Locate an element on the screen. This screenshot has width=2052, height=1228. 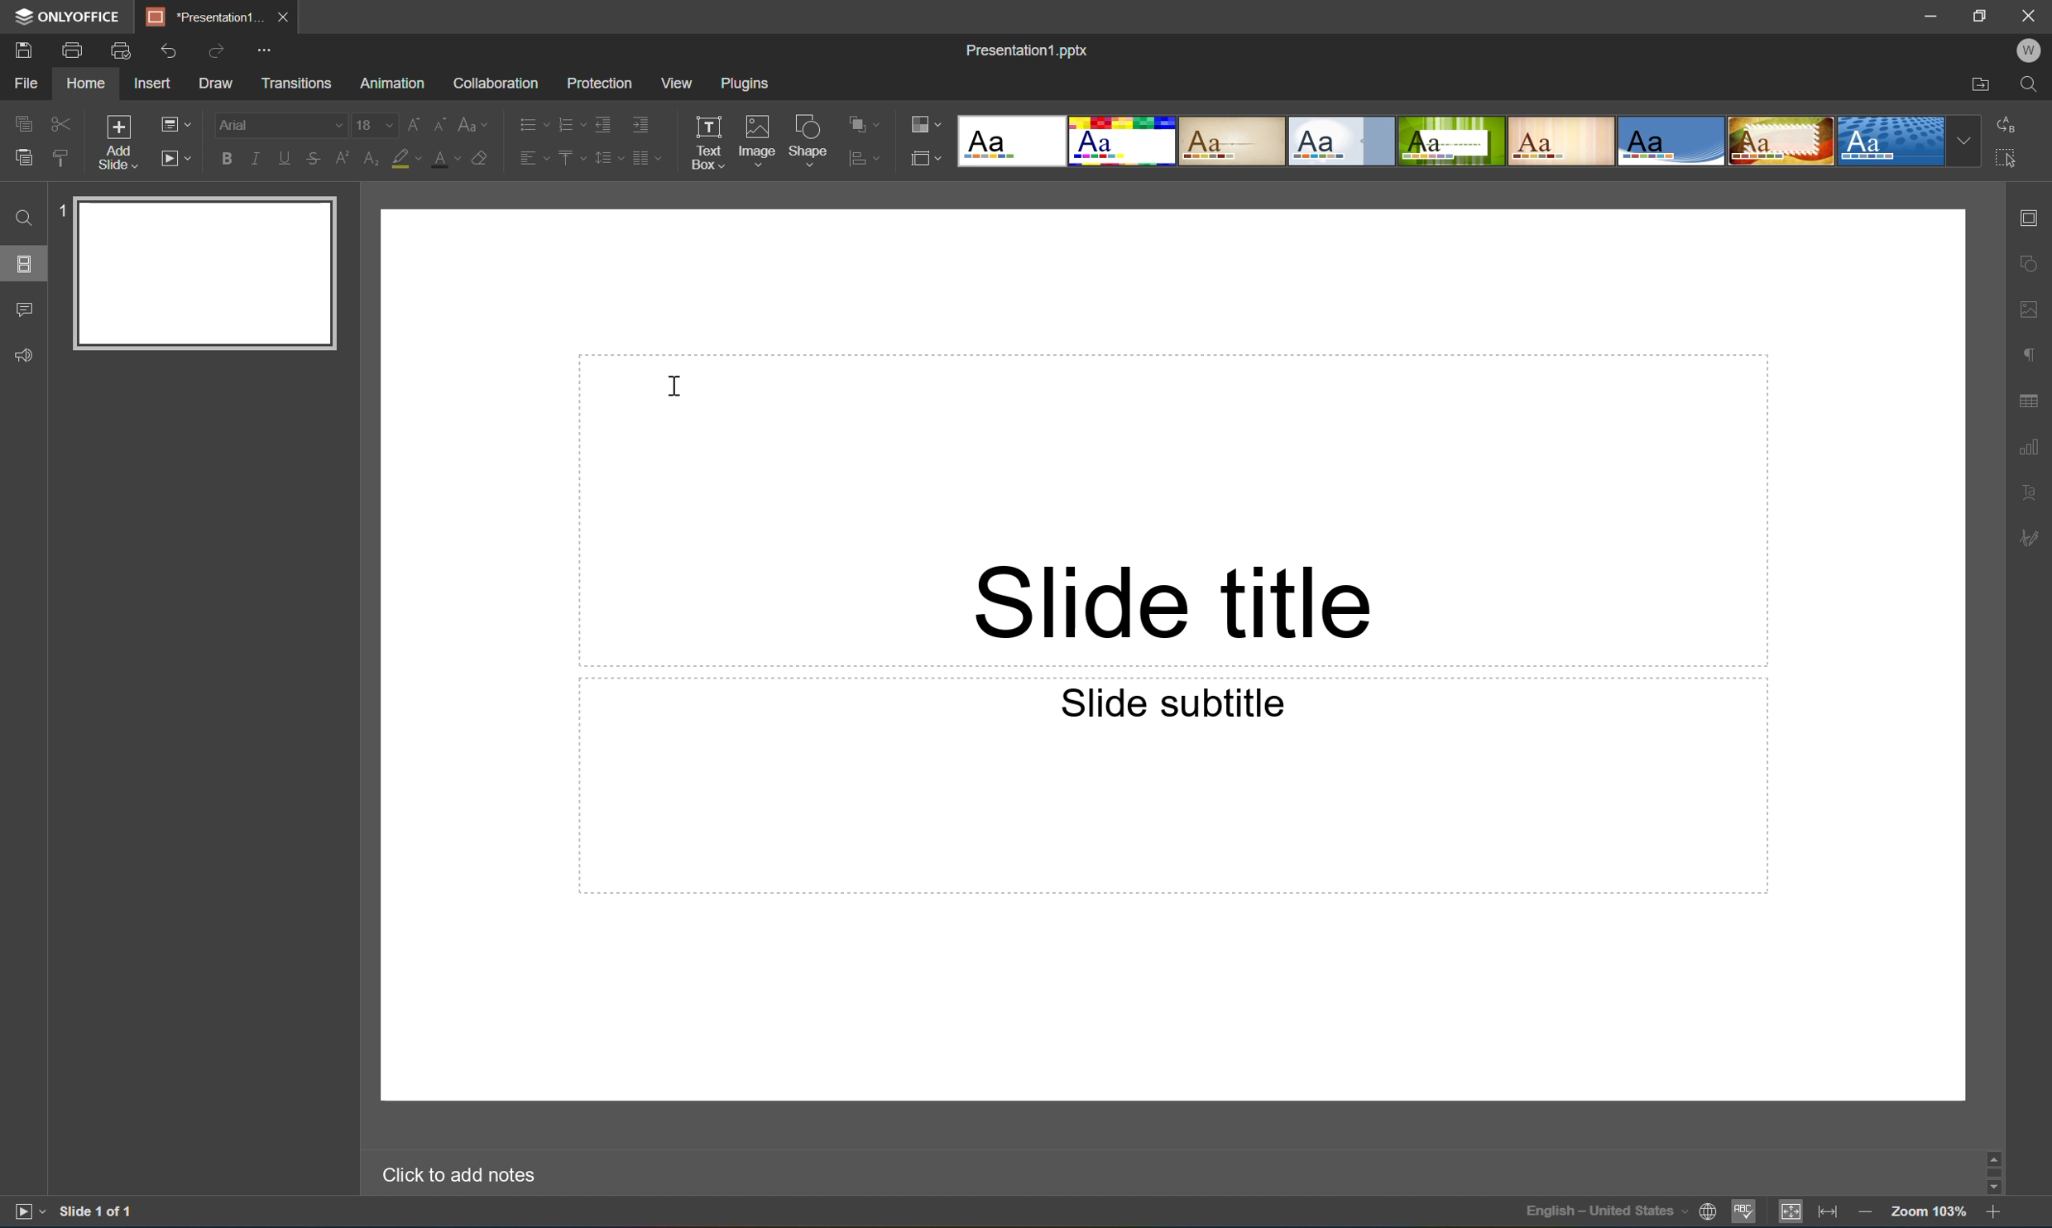
View is located at coordinates (678, 83).